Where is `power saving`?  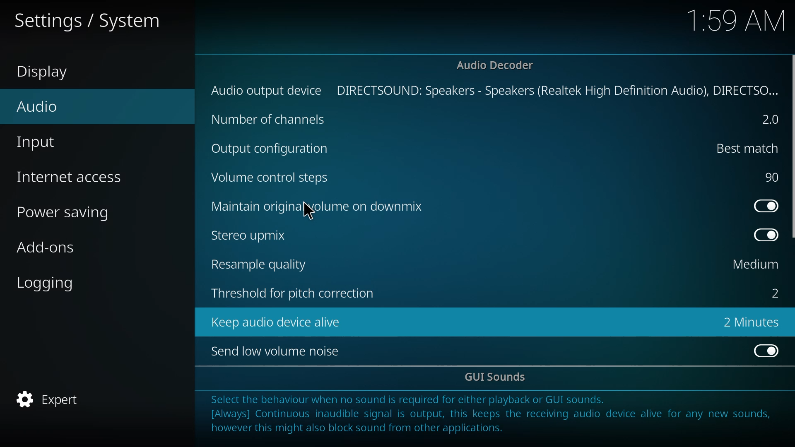
power saving is located at coordinates (68, 213).